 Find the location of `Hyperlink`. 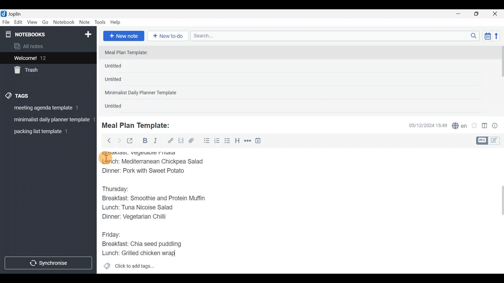

Hyperlink is located at coordinates (171, 141).